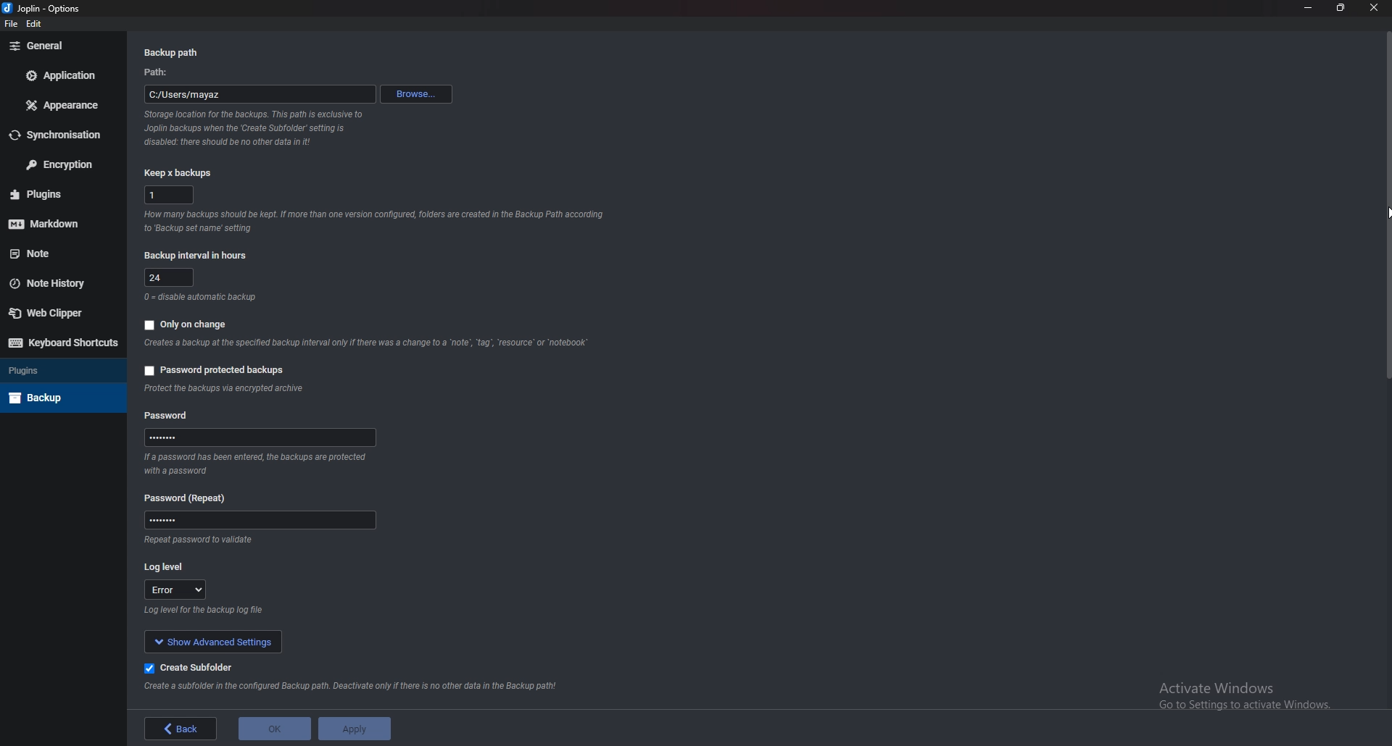 The height and width of the screenshot is (746, 1392). I want to click on Password, so click(259, 437).